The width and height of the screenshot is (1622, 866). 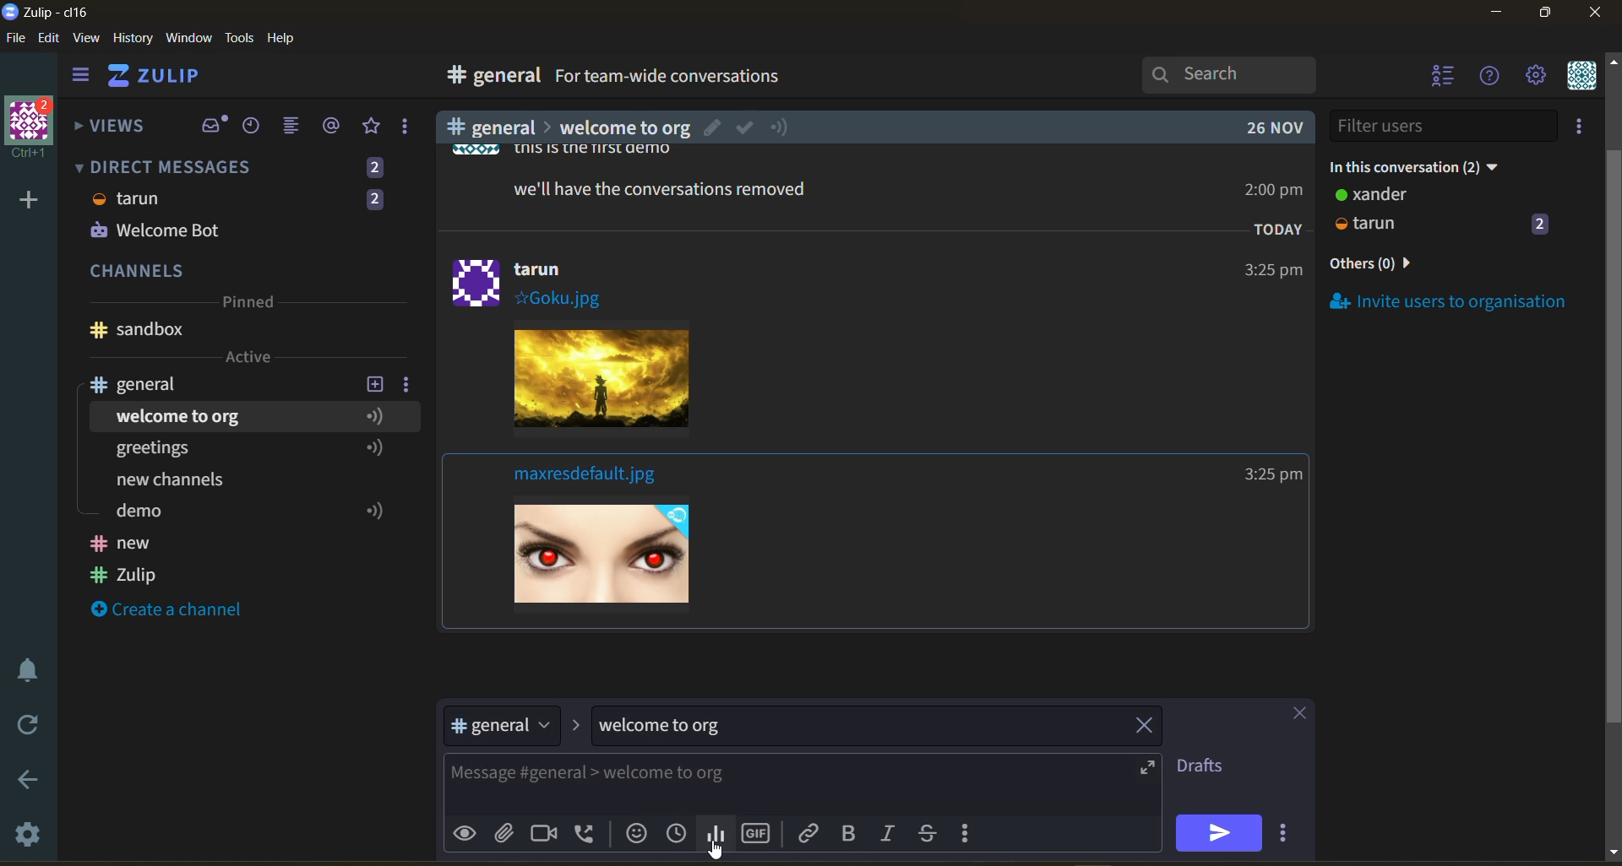 What do you see at coordinates (1612, 451) in the screenshot?
I see `Scroll bar` at bounding box center [1612, 451].